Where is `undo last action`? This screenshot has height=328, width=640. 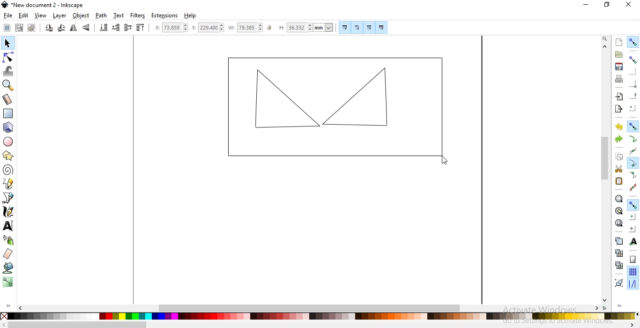 undo last action is located at coordinates (620, 127).